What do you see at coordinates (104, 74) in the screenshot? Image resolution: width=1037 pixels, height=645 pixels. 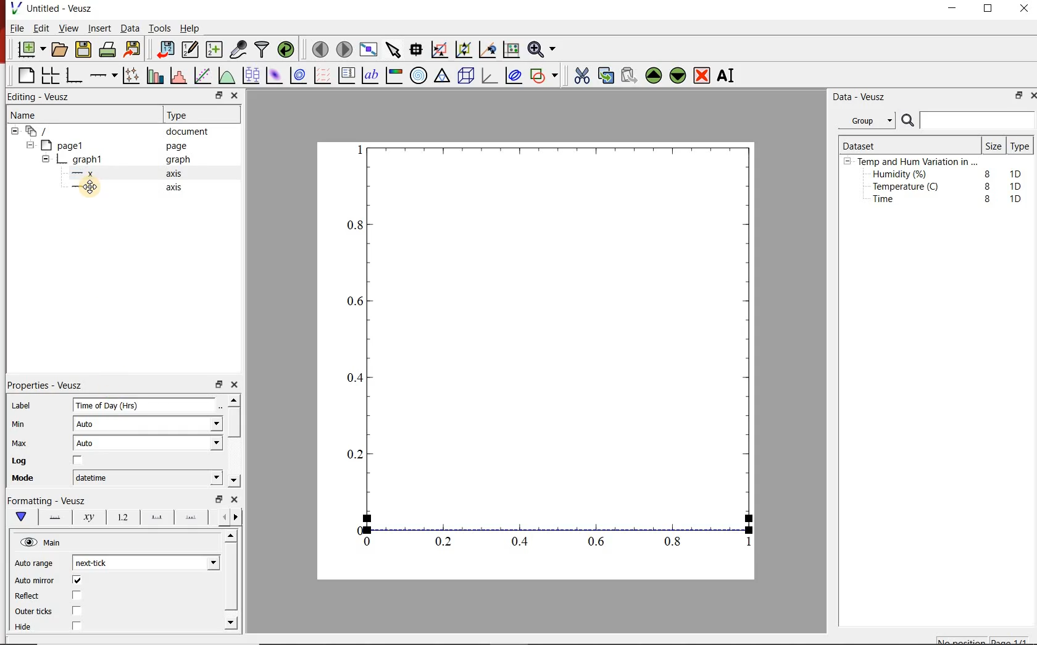 I see `add an axis to a plot` at bounding box center [104, 74].